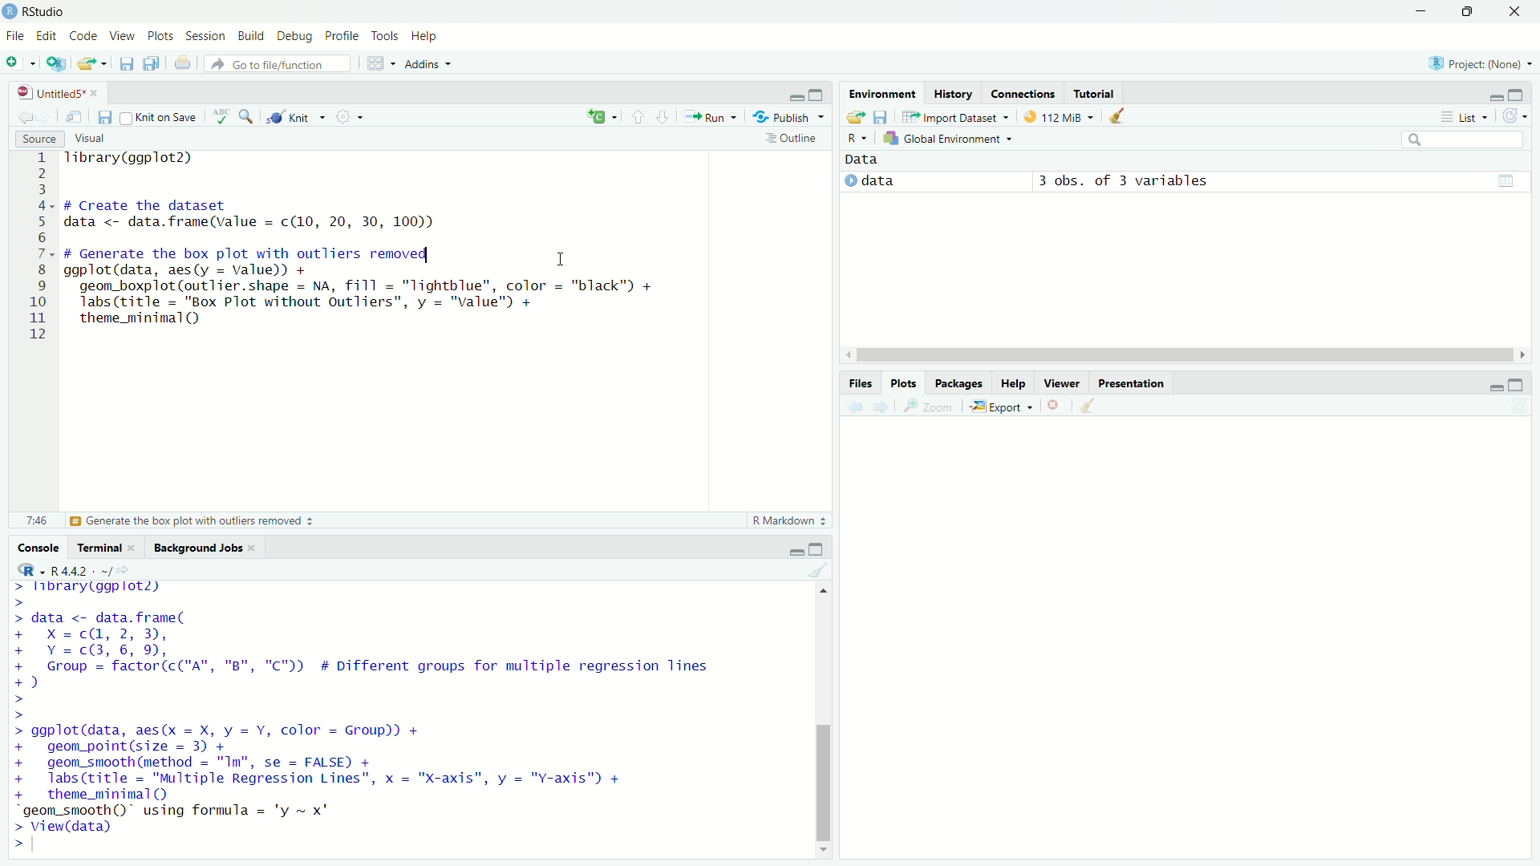  What do you see at coordinates (217, 115) in the screenshot?
I see `abc` at bounding box center [217, 115].